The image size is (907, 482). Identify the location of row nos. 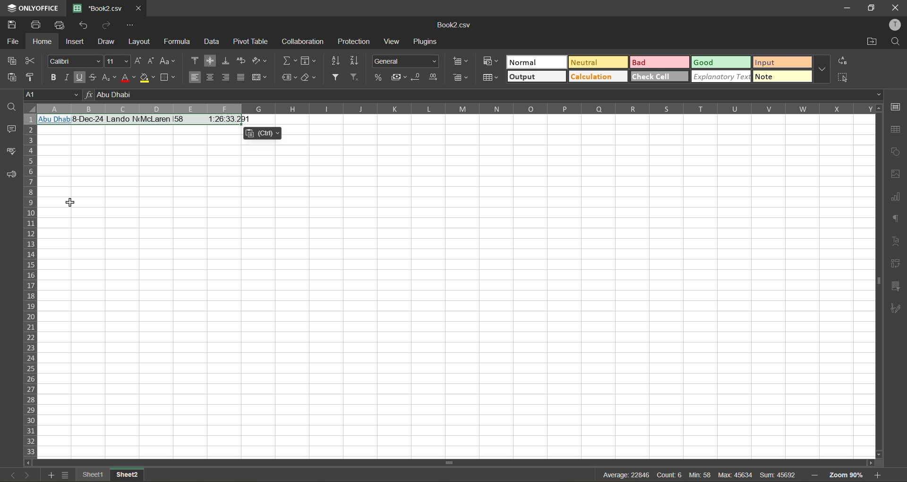
(29, 286).